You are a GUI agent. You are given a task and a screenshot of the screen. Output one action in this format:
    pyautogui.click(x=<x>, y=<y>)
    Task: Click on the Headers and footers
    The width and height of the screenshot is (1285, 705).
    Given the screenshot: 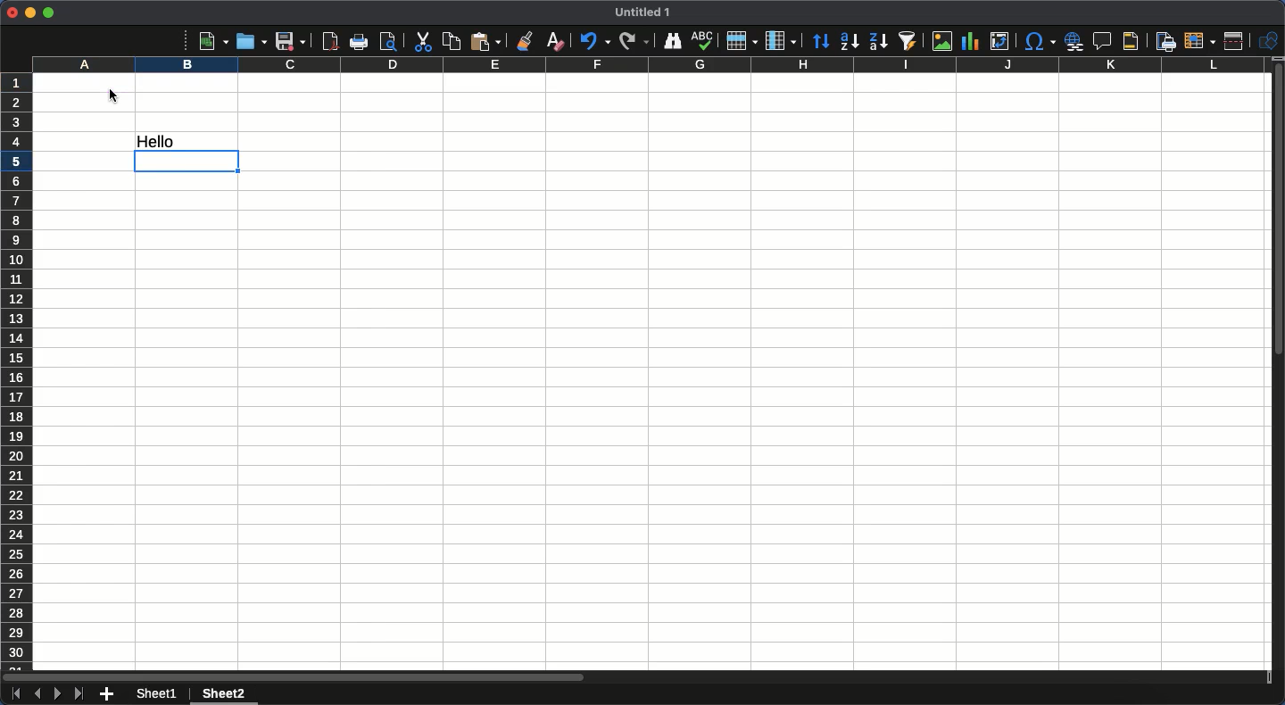 What is the action you would take?
    pyautogui.click(x=1129, y=42)
    